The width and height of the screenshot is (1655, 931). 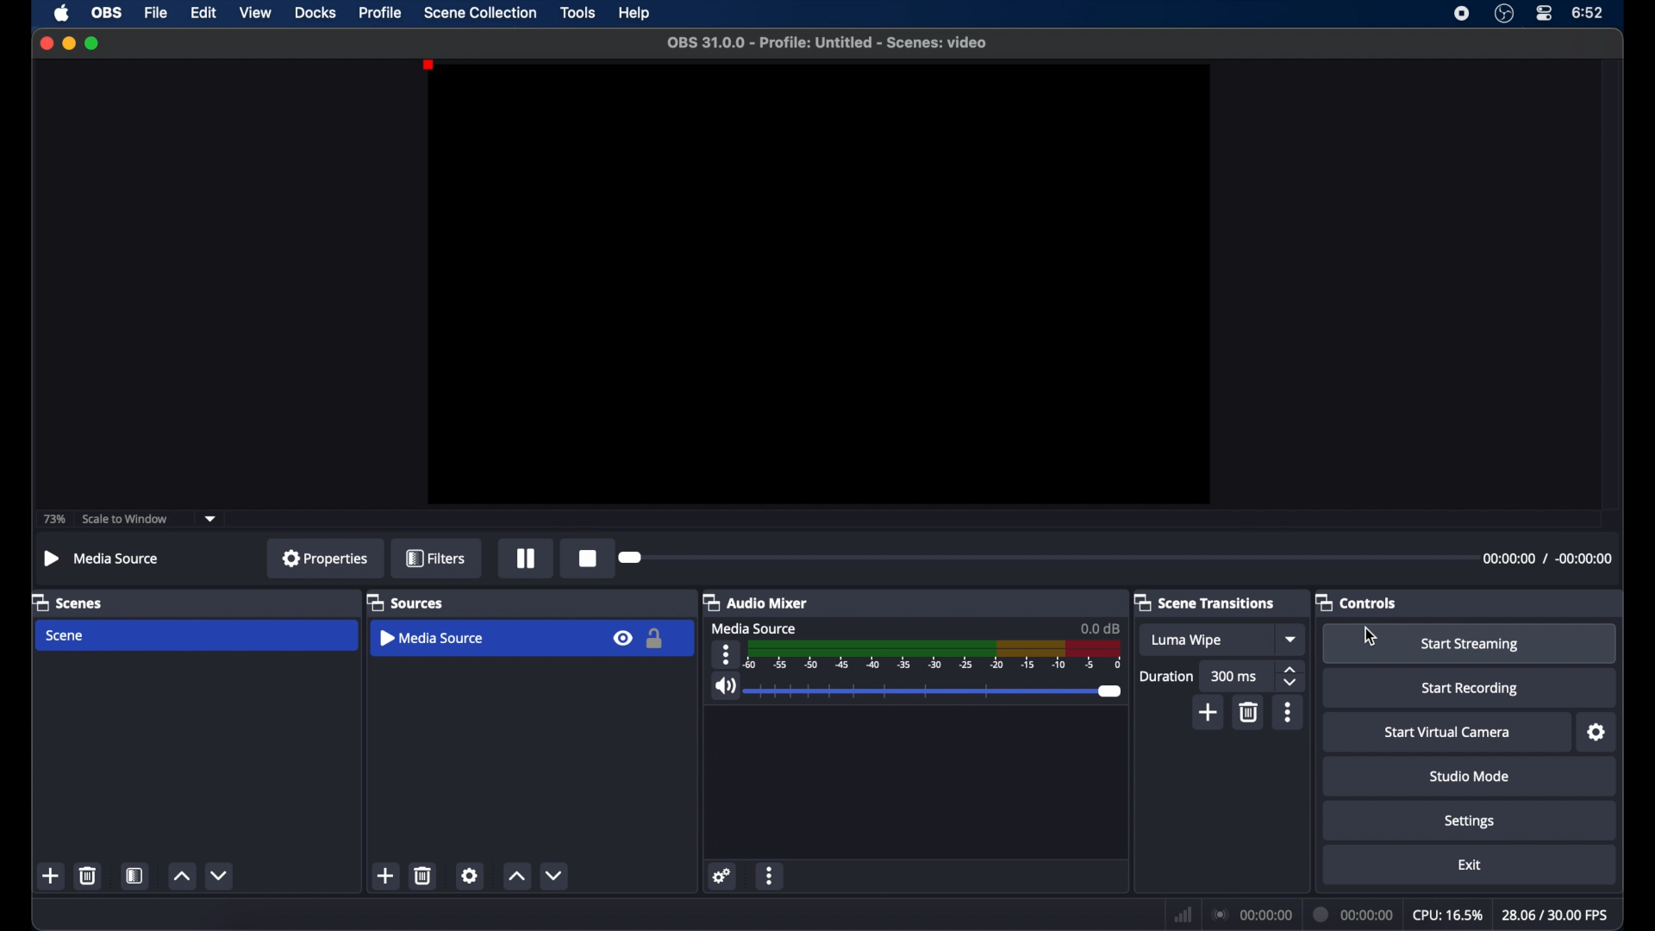 What do you see at coordinates (726, 878) in the screenshot?
I see `settings` at bounding box center [726, 878].